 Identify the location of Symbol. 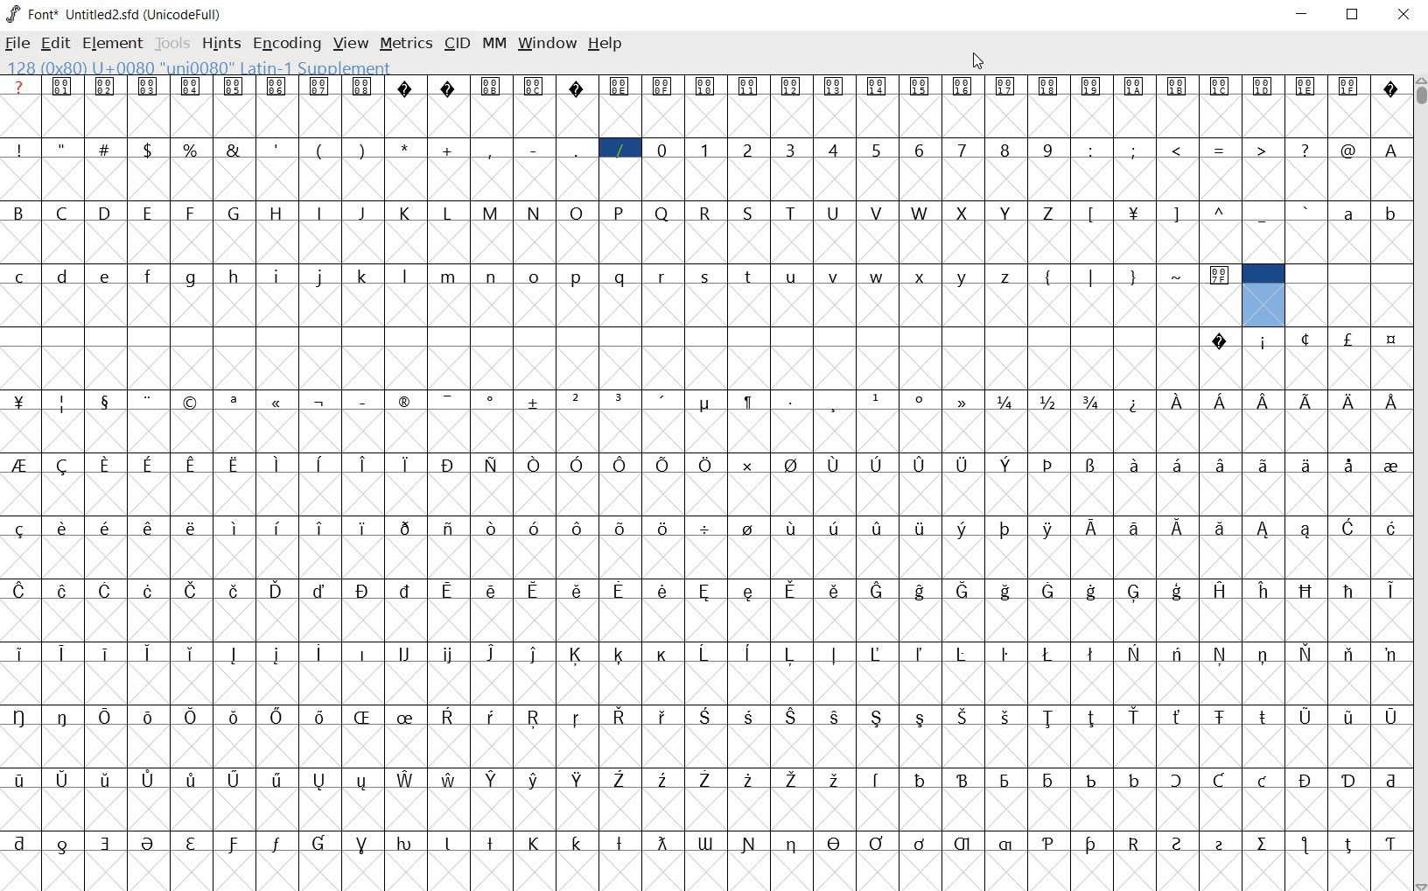
(108, 402).